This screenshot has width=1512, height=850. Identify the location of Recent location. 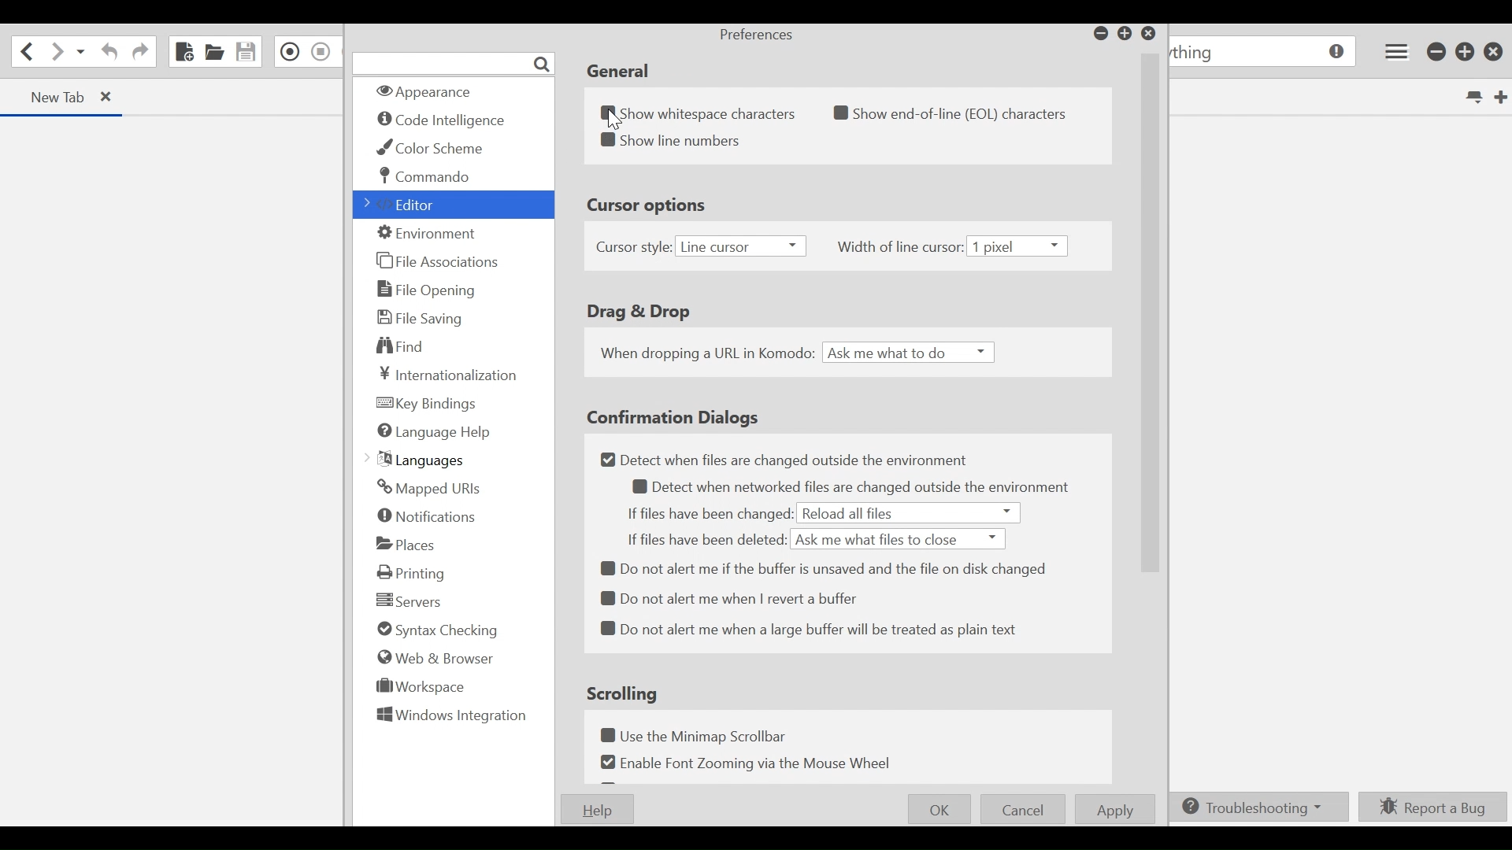
(81, 53).